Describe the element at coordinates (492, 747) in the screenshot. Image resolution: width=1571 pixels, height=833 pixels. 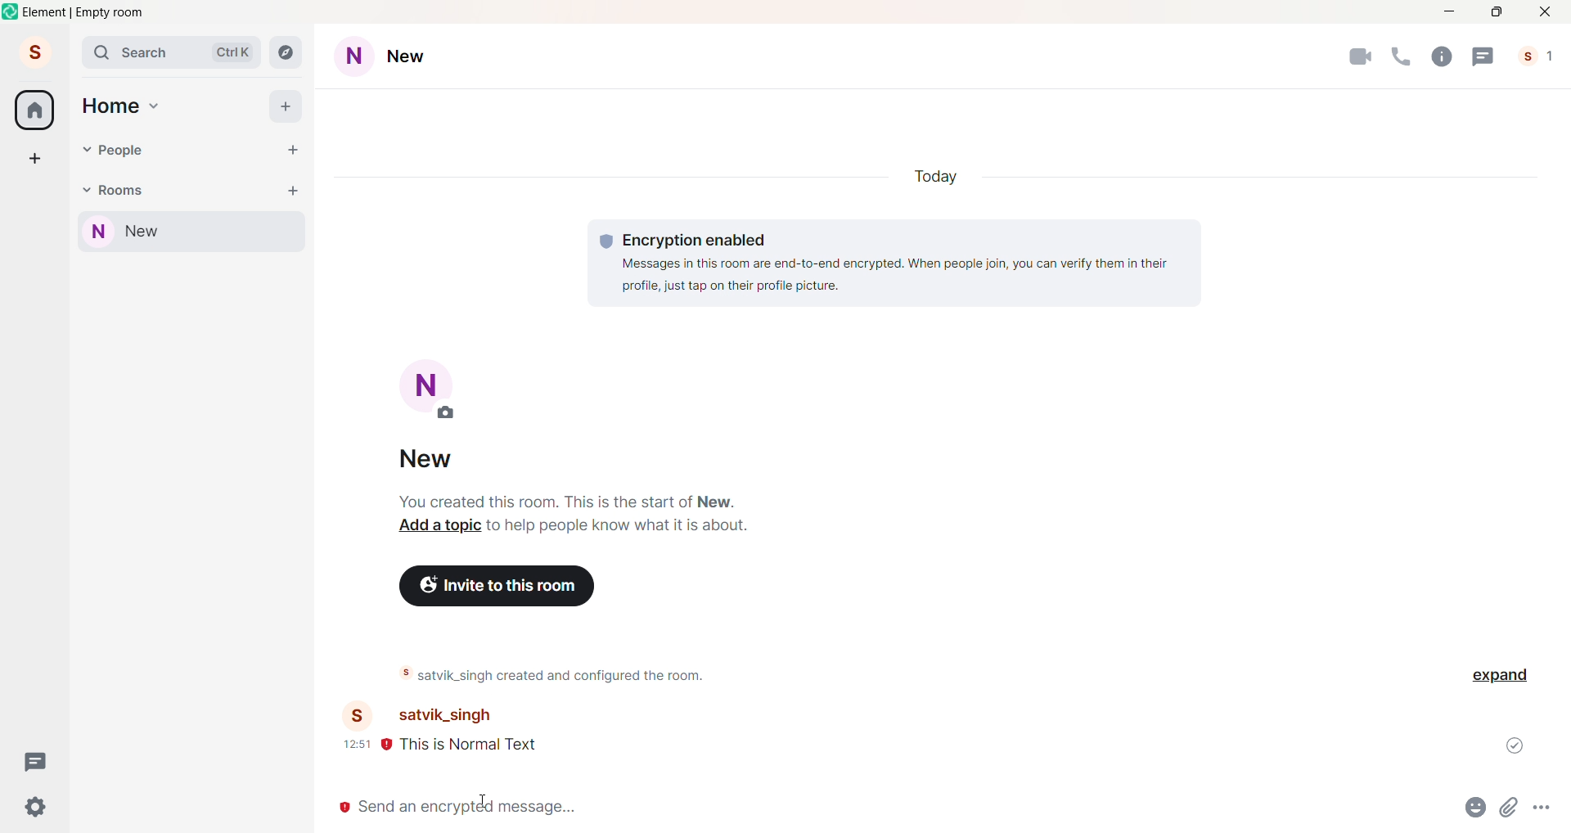
I see `this is normal text` at that location.